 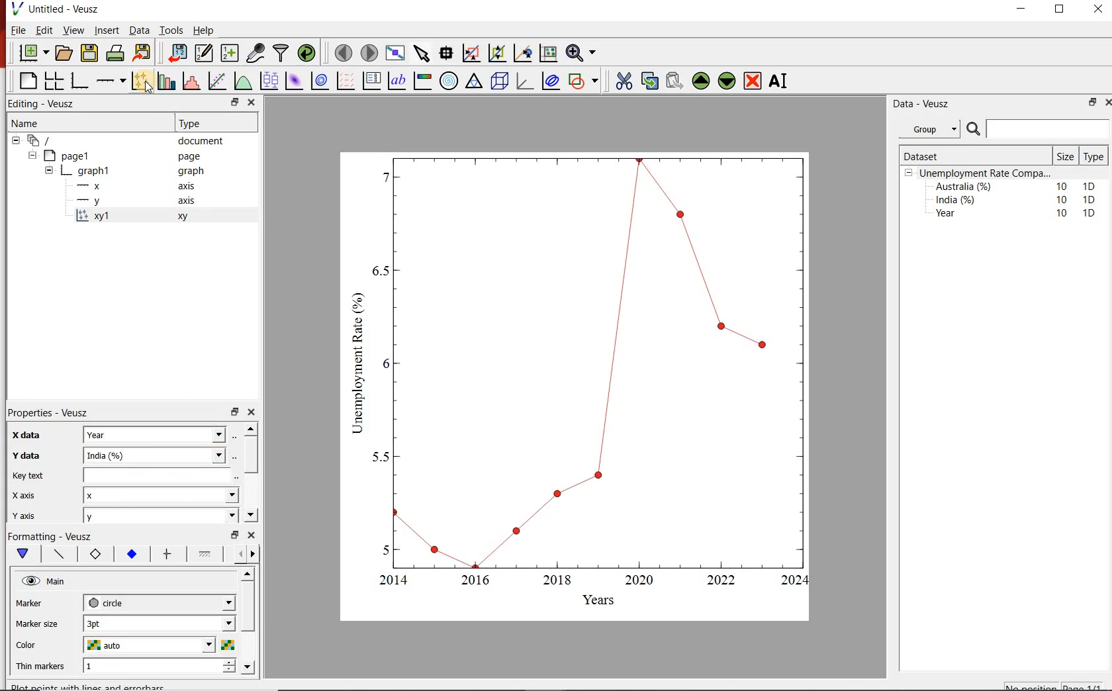 What do you see at coordinates (110, 81) in the screenshot?
I see `add an axis` at bounding box center [110, 81].